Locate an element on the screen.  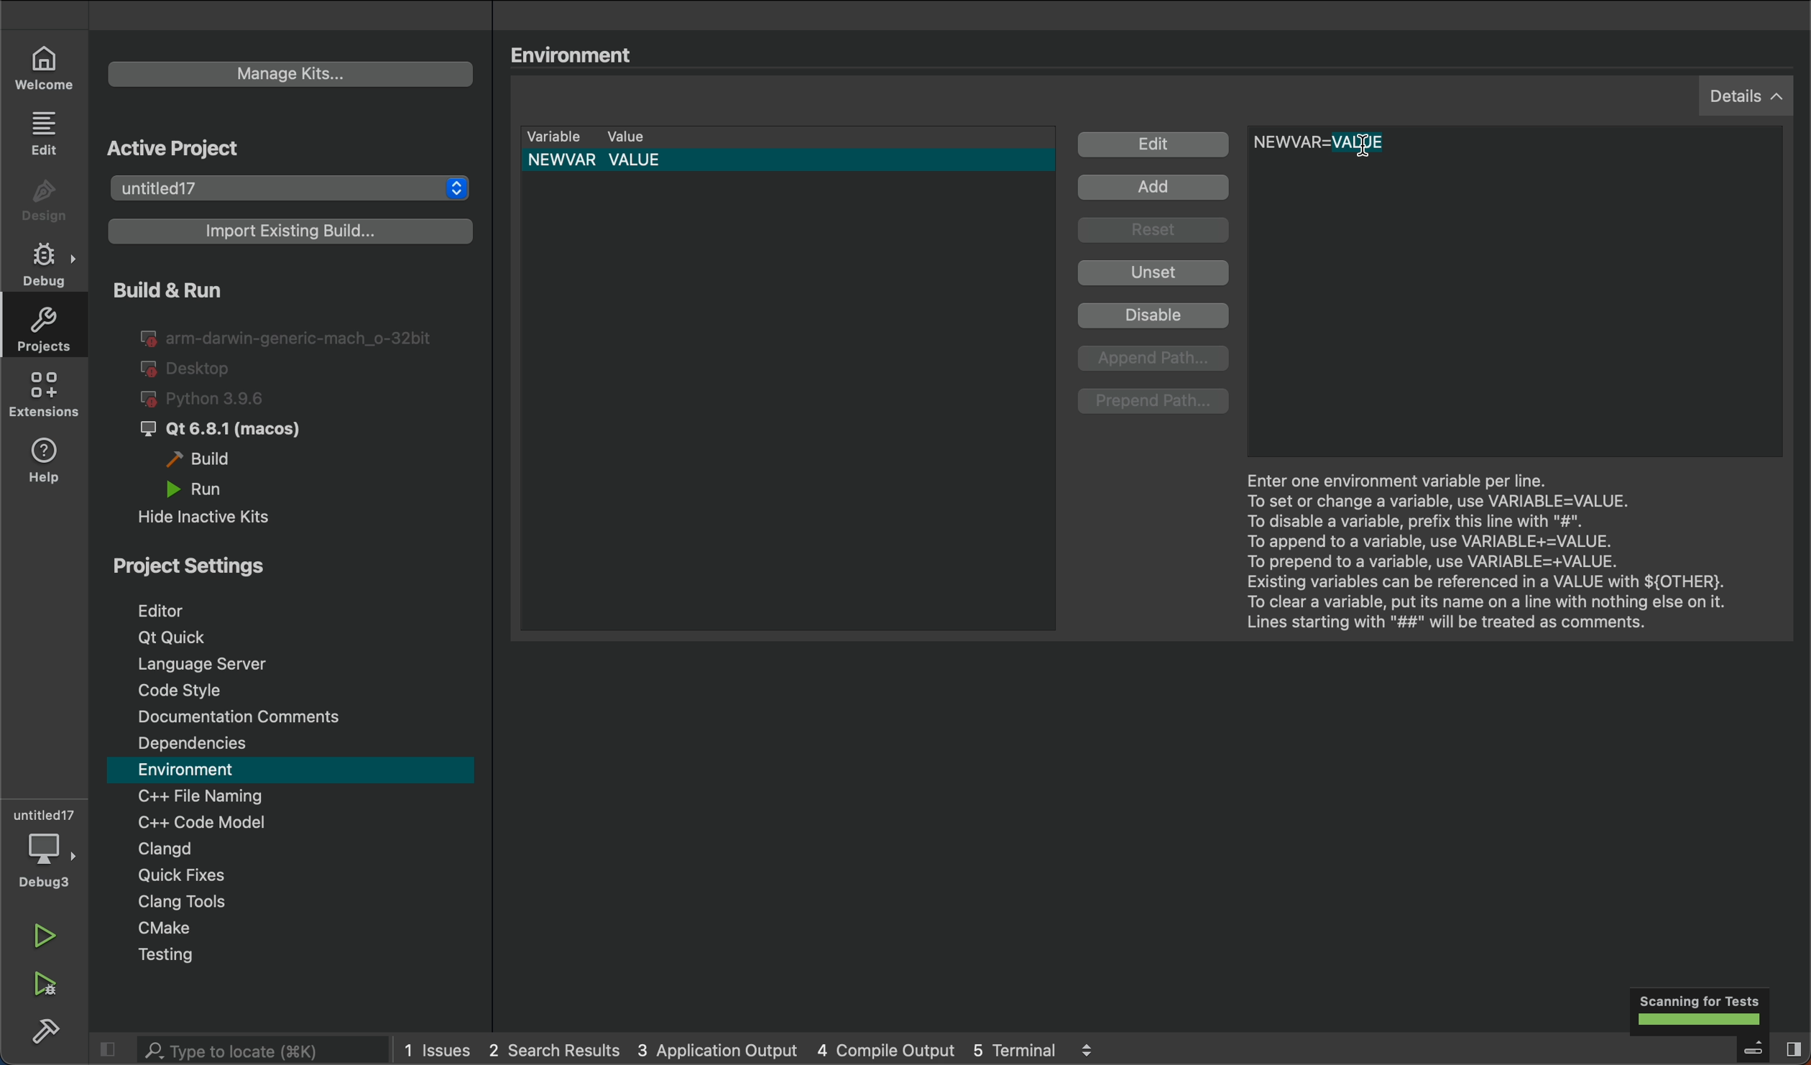
run is located at coordinates (55, 940).